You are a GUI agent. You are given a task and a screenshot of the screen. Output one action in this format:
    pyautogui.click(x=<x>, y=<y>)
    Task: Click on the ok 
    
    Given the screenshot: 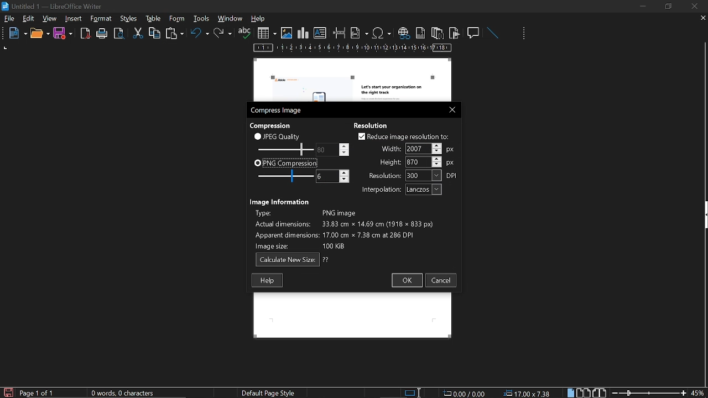 What is the action you would take?
    pyautogui.click(x=406, y=281)
    